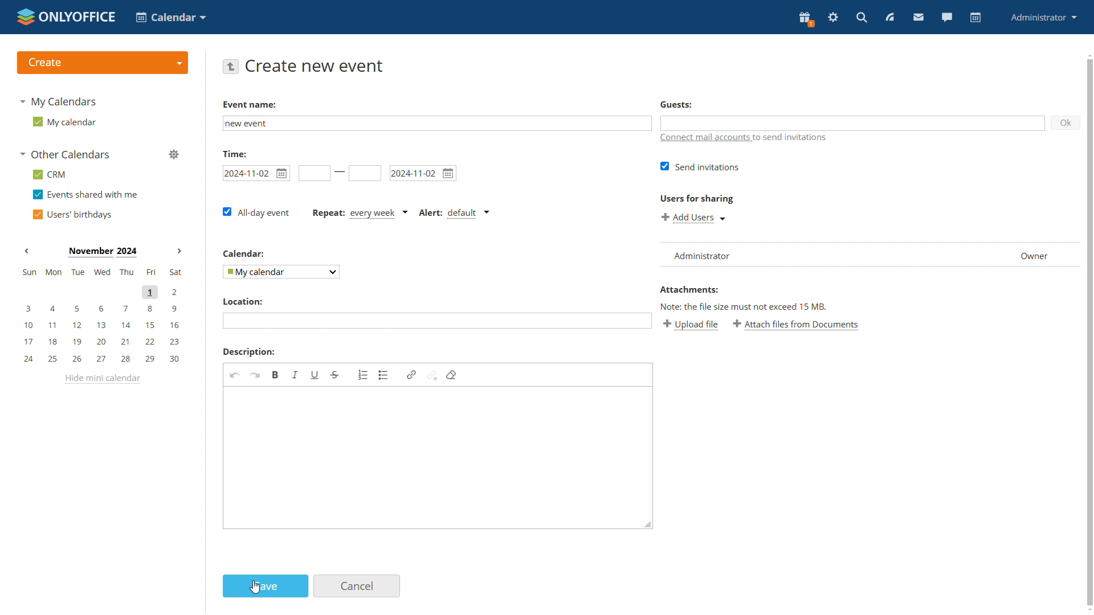  What do you see at coordinates (361, 214) in the screenshot?
I see `event repetition set for every week` at bounding box center [361, 214].